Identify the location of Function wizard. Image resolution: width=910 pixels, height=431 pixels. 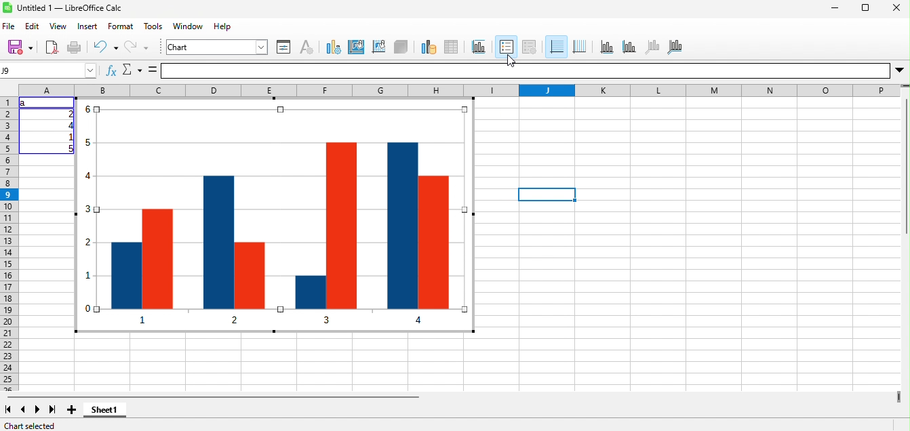
(111, 70).